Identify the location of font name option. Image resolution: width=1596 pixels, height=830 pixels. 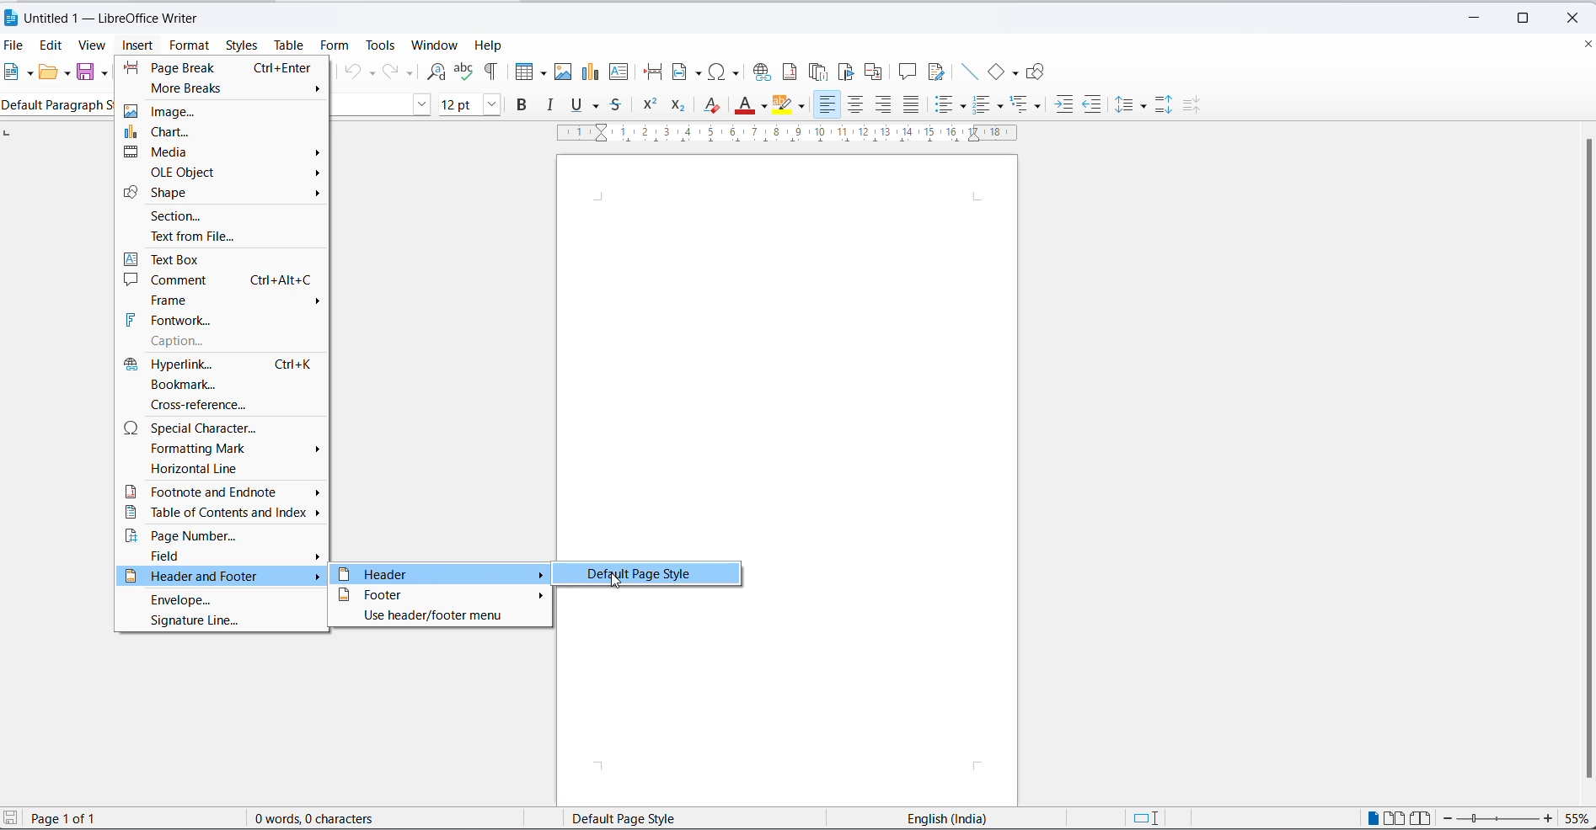
(420, 105).